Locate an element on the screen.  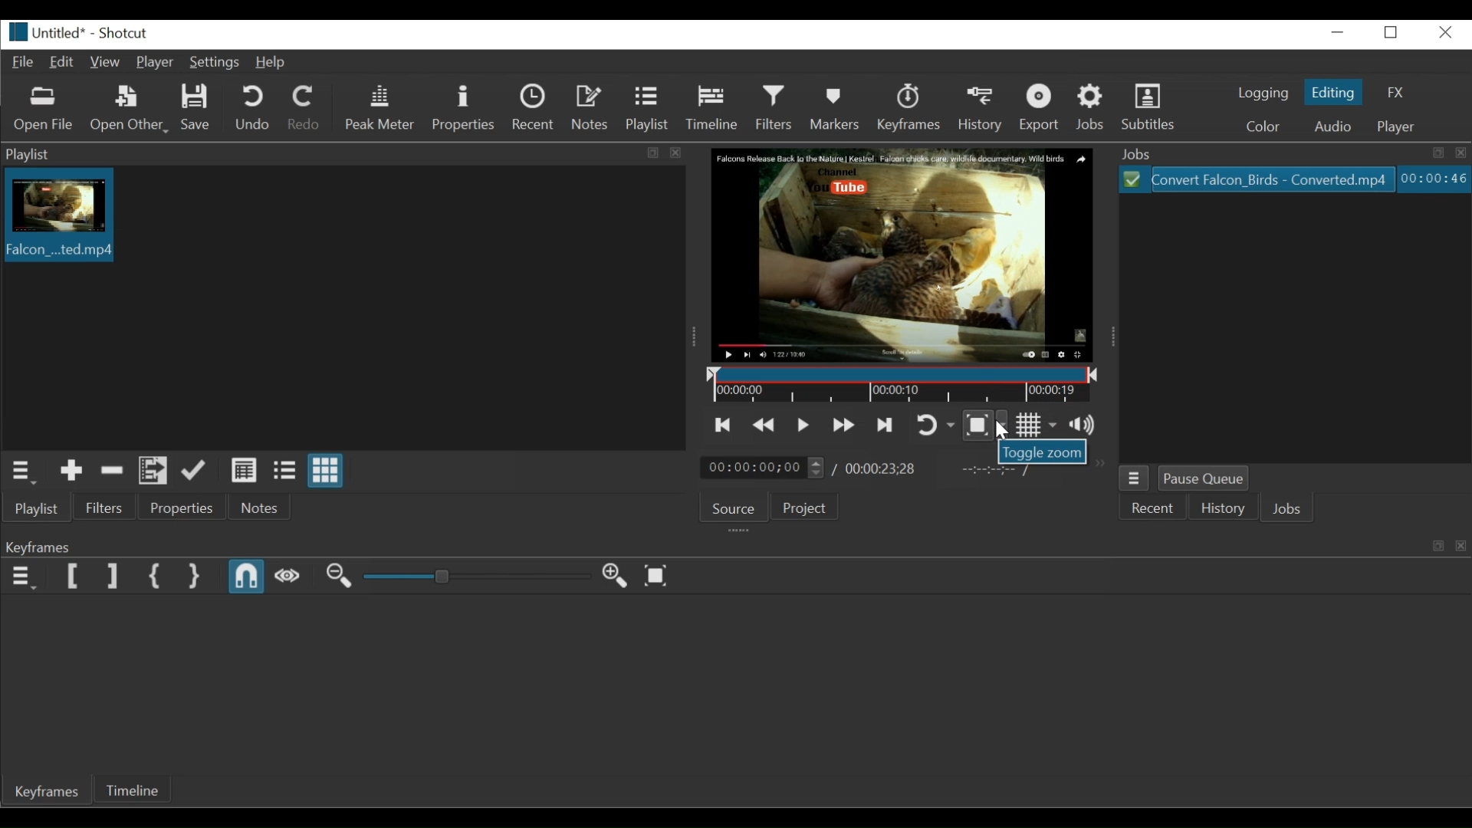
Set Filter last is located at coordinates (111, 577).